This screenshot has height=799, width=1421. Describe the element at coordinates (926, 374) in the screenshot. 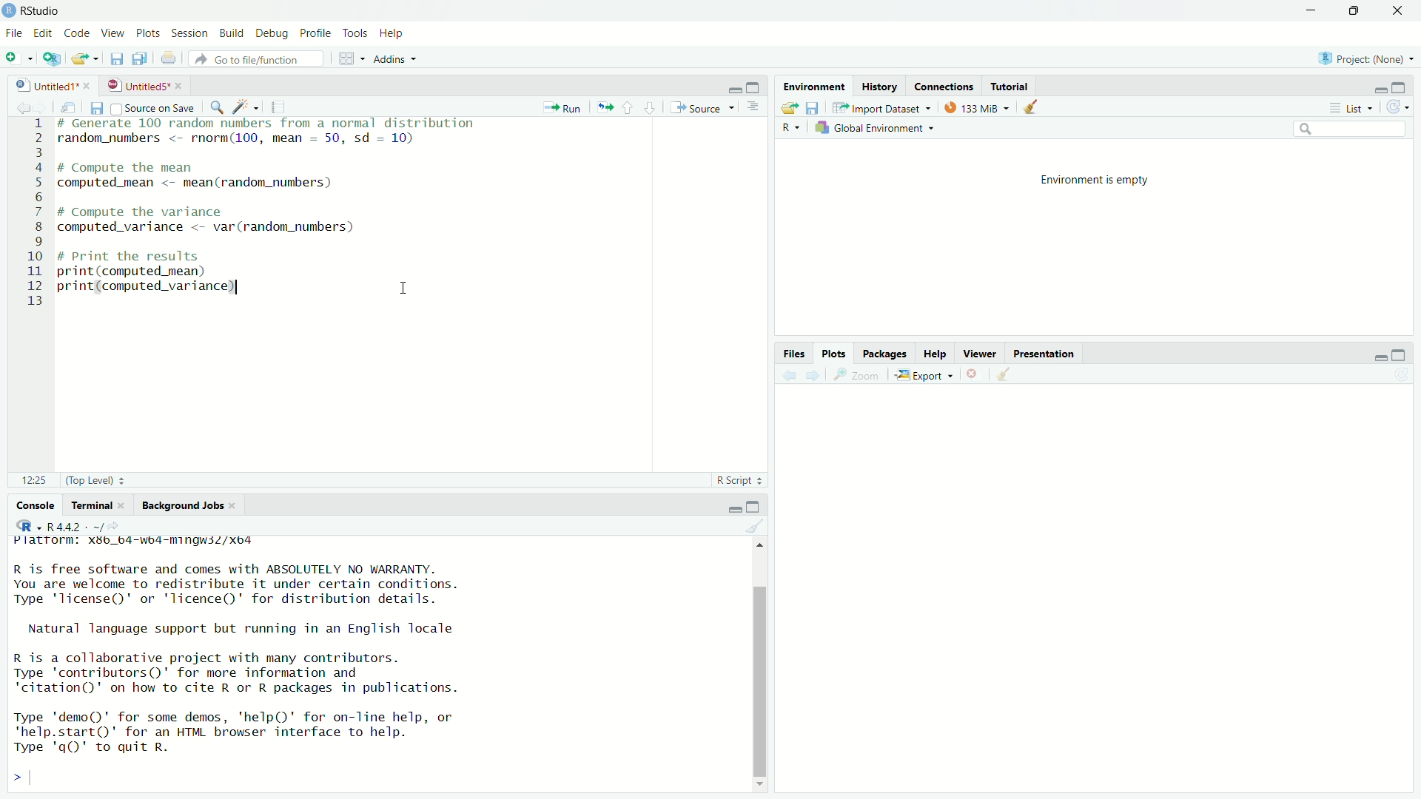

I see `export` at that location.